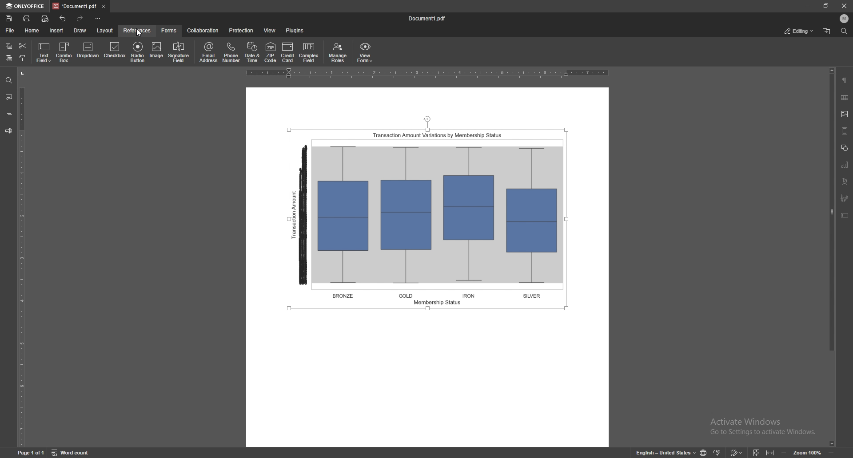  What do you see at coordinates (843, 31) in the screenshot?
I see `find` at bounding box center [843, 31].